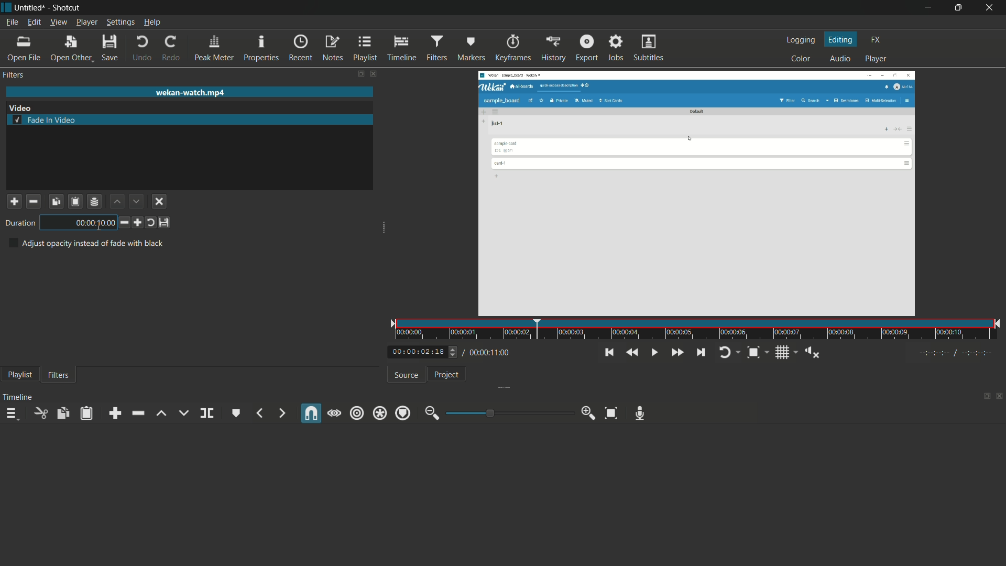  I want to click on 10, so click(80, 223).